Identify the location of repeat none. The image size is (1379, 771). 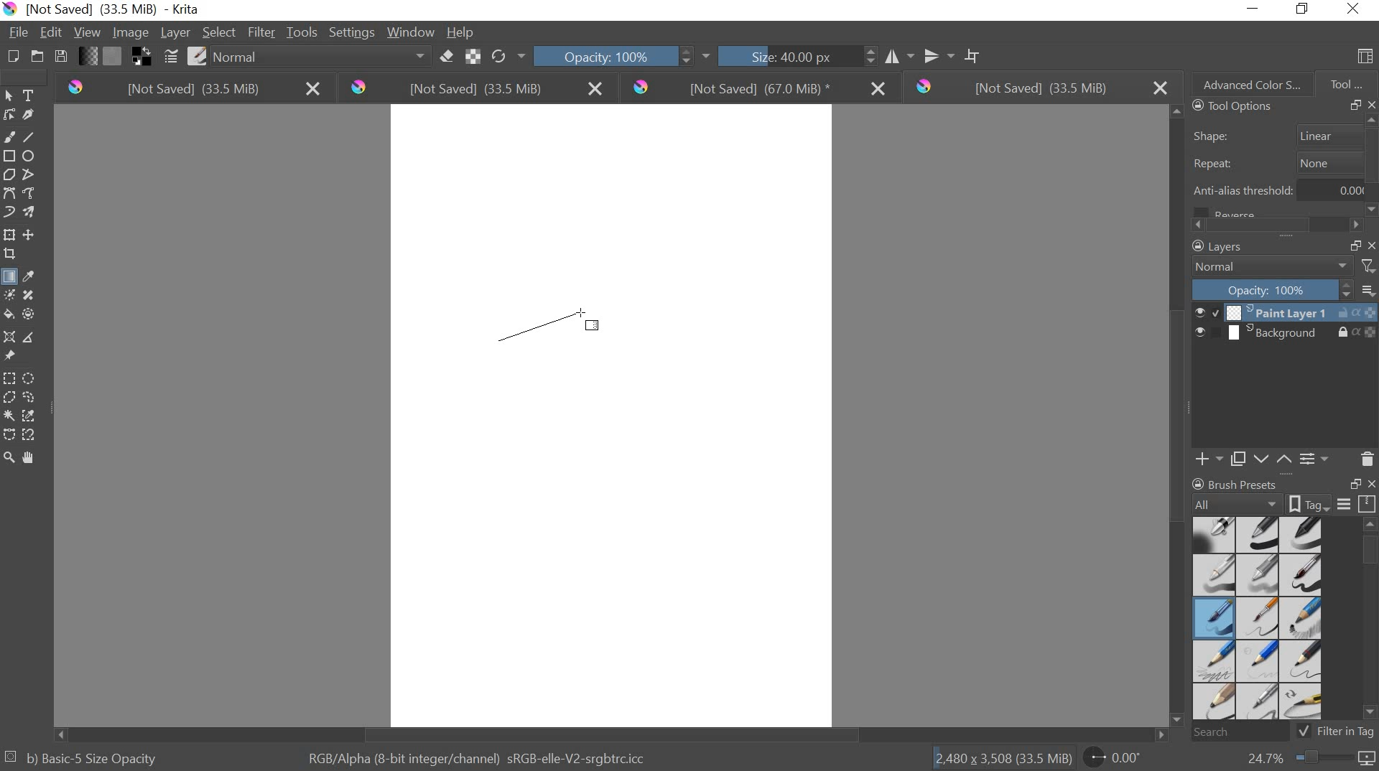
(1277, 164).